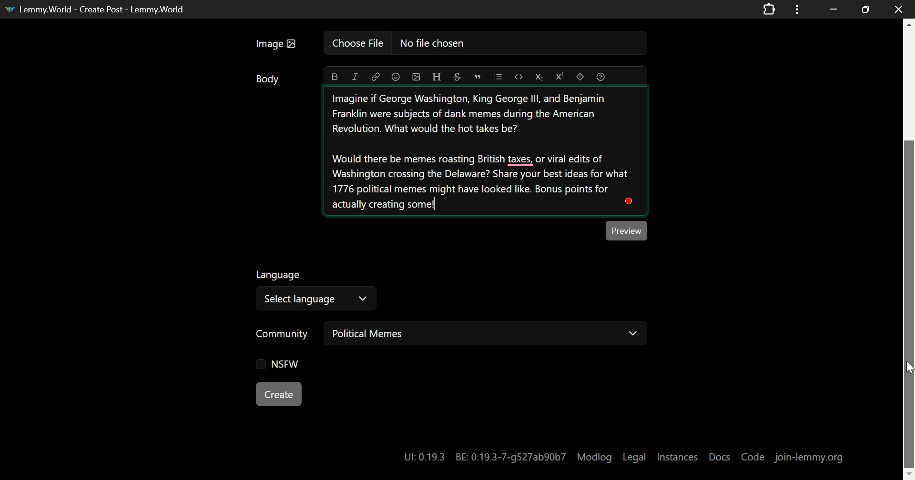  Describe the element at coordinates (417, 77) in the screenshot. I see `Insert Image` at that location.